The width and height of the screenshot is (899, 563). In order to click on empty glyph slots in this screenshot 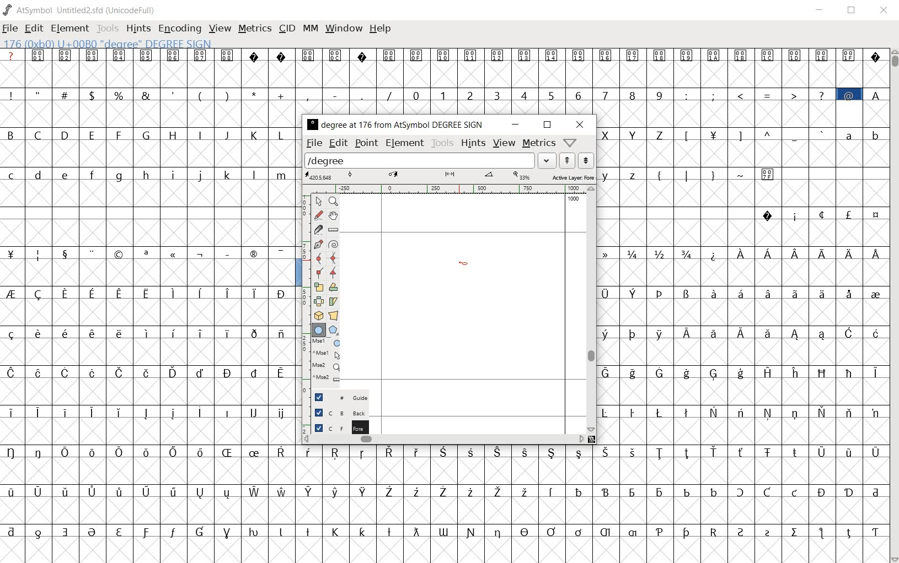, I will do `click(744, 113)`.